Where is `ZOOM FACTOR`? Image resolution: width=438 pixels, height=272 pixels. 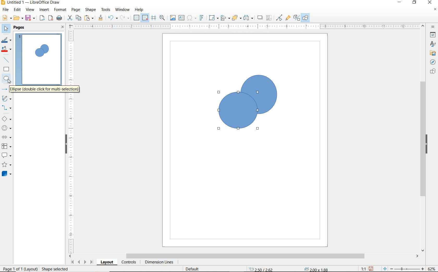
ZOOM FACTOR is located at coordinates (432, 268).